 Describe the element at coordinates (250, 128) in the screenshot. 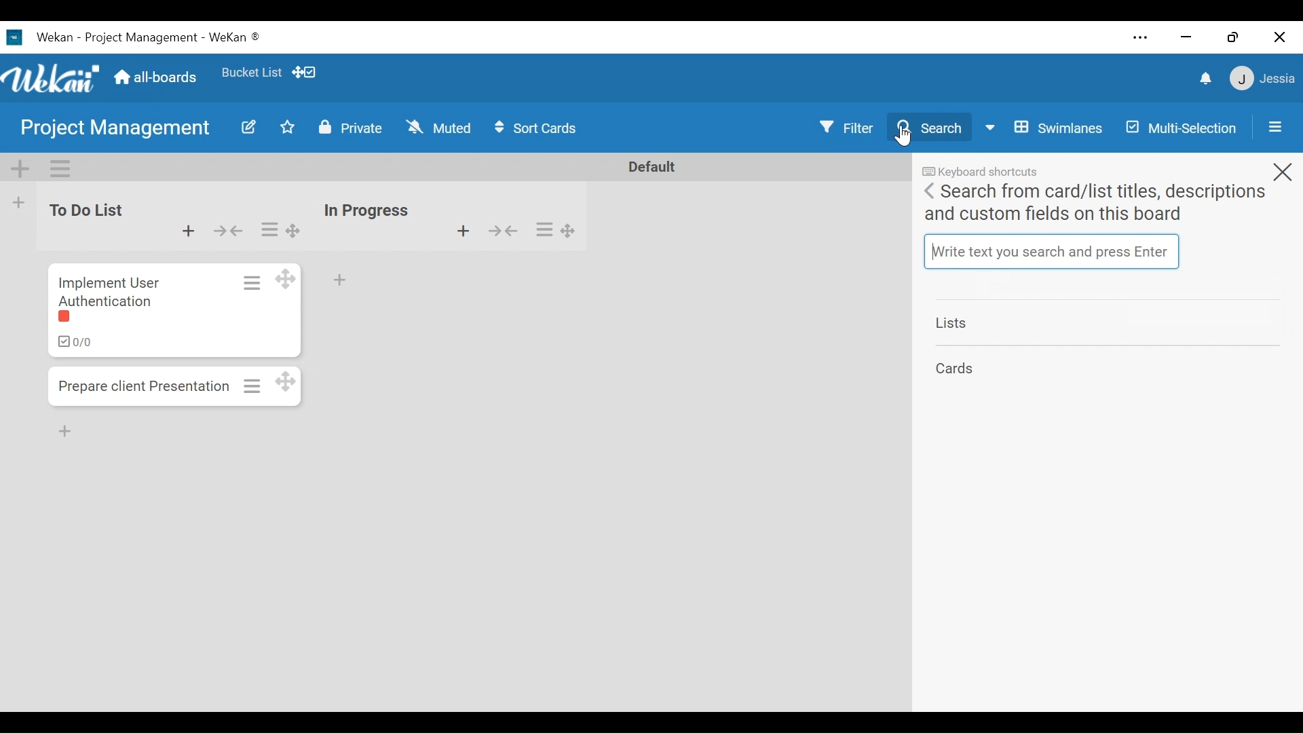

I see `Edit` at that location.